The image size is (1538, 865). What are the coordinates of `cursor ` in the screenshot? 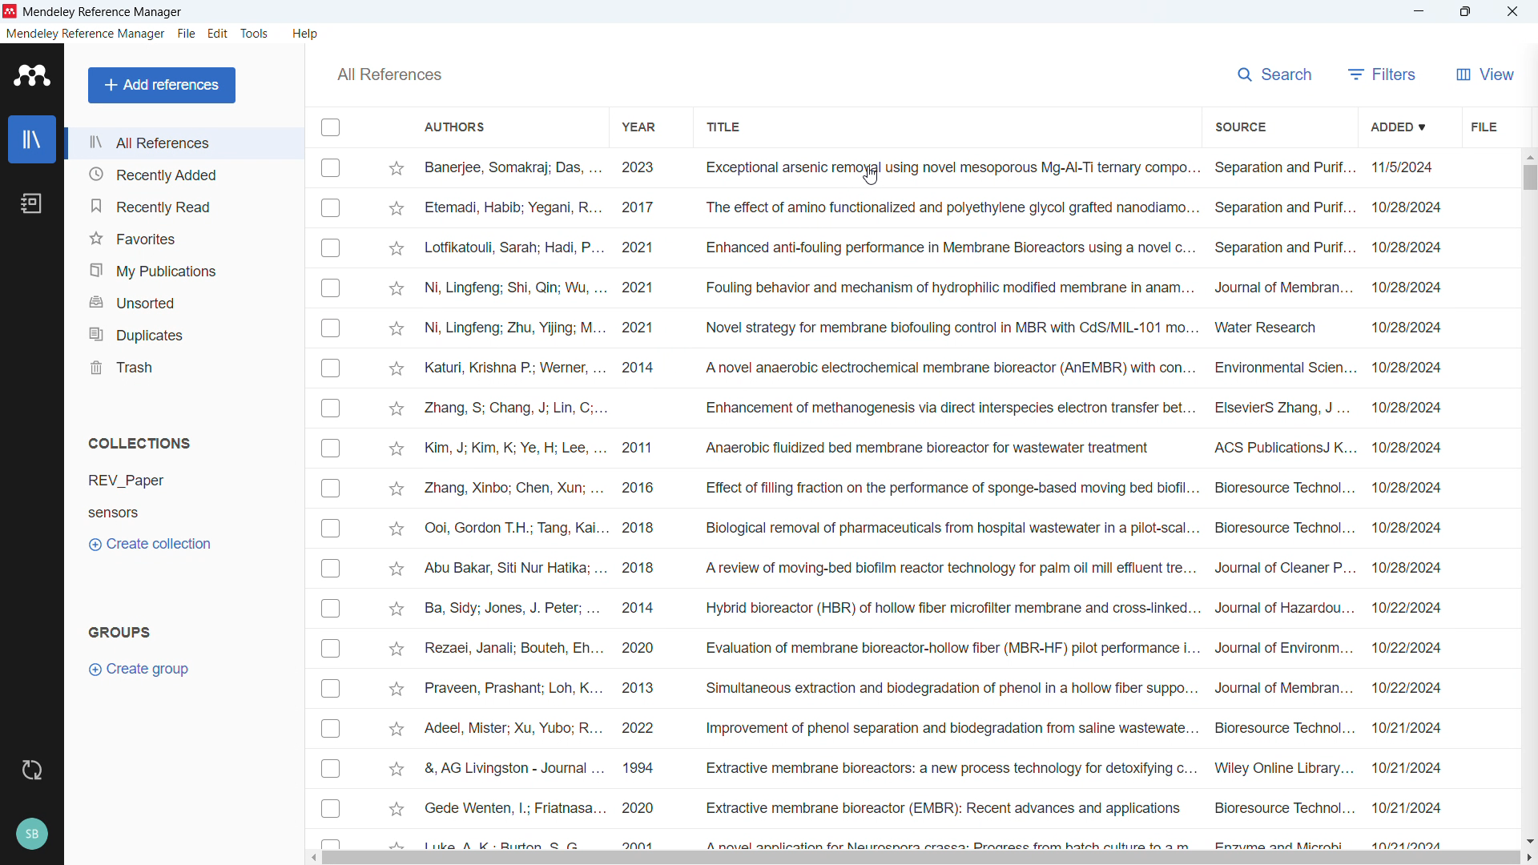 It's located at (873, 179).